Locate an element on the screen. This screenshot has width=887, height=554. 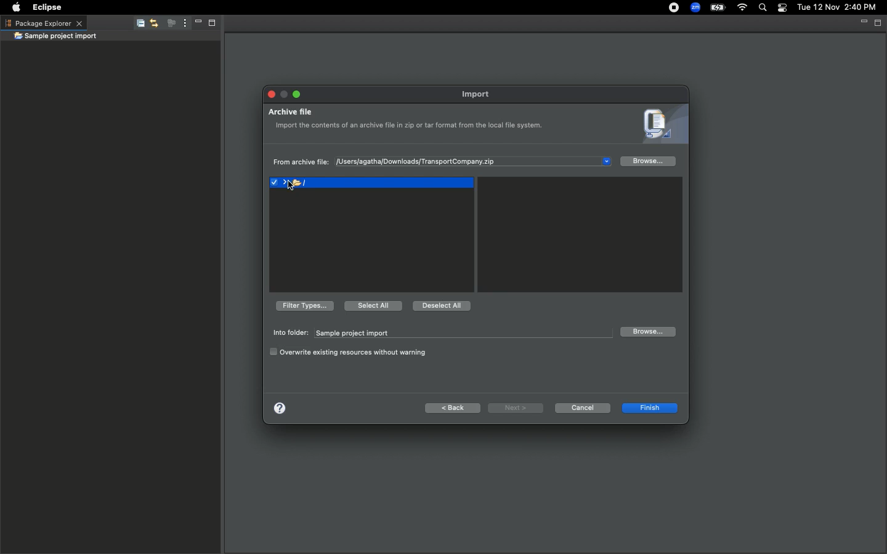
Browse is located at coordinates (649, 163).